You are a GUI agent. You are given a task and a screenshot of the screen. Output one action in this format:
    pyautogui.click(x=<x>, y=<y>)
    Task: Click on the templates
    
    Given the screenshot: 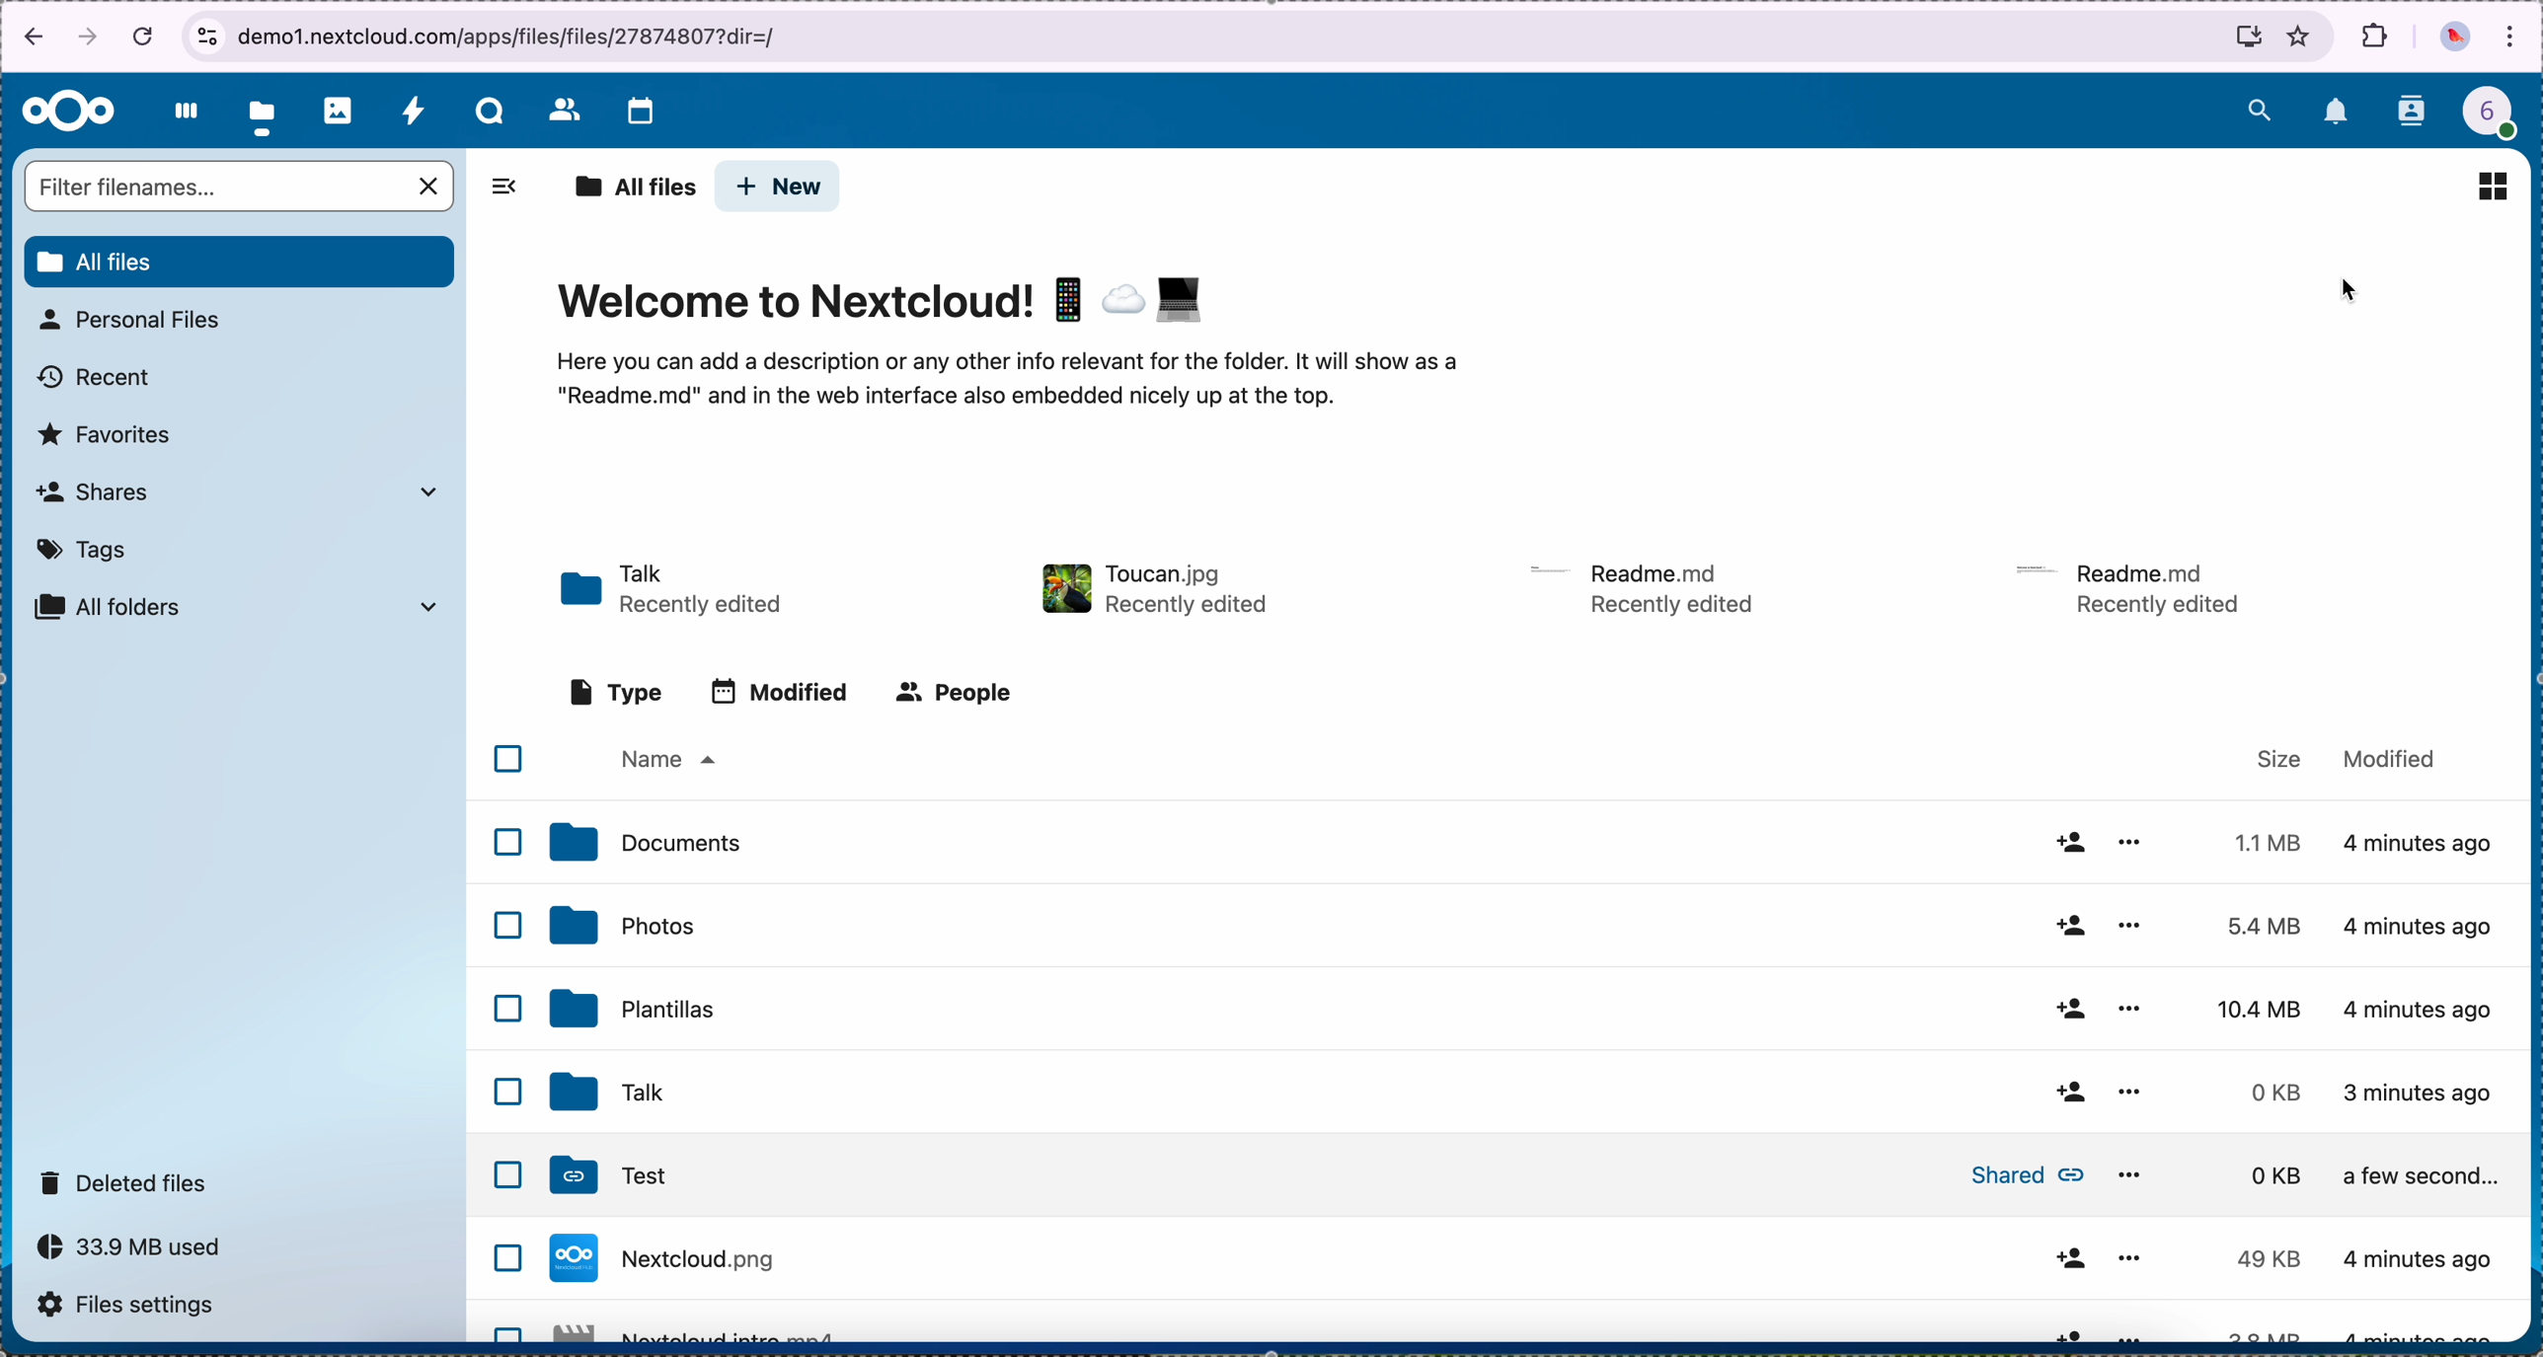 What is the action you would take?
    pyautogui.click(x=634, y=1007)
    